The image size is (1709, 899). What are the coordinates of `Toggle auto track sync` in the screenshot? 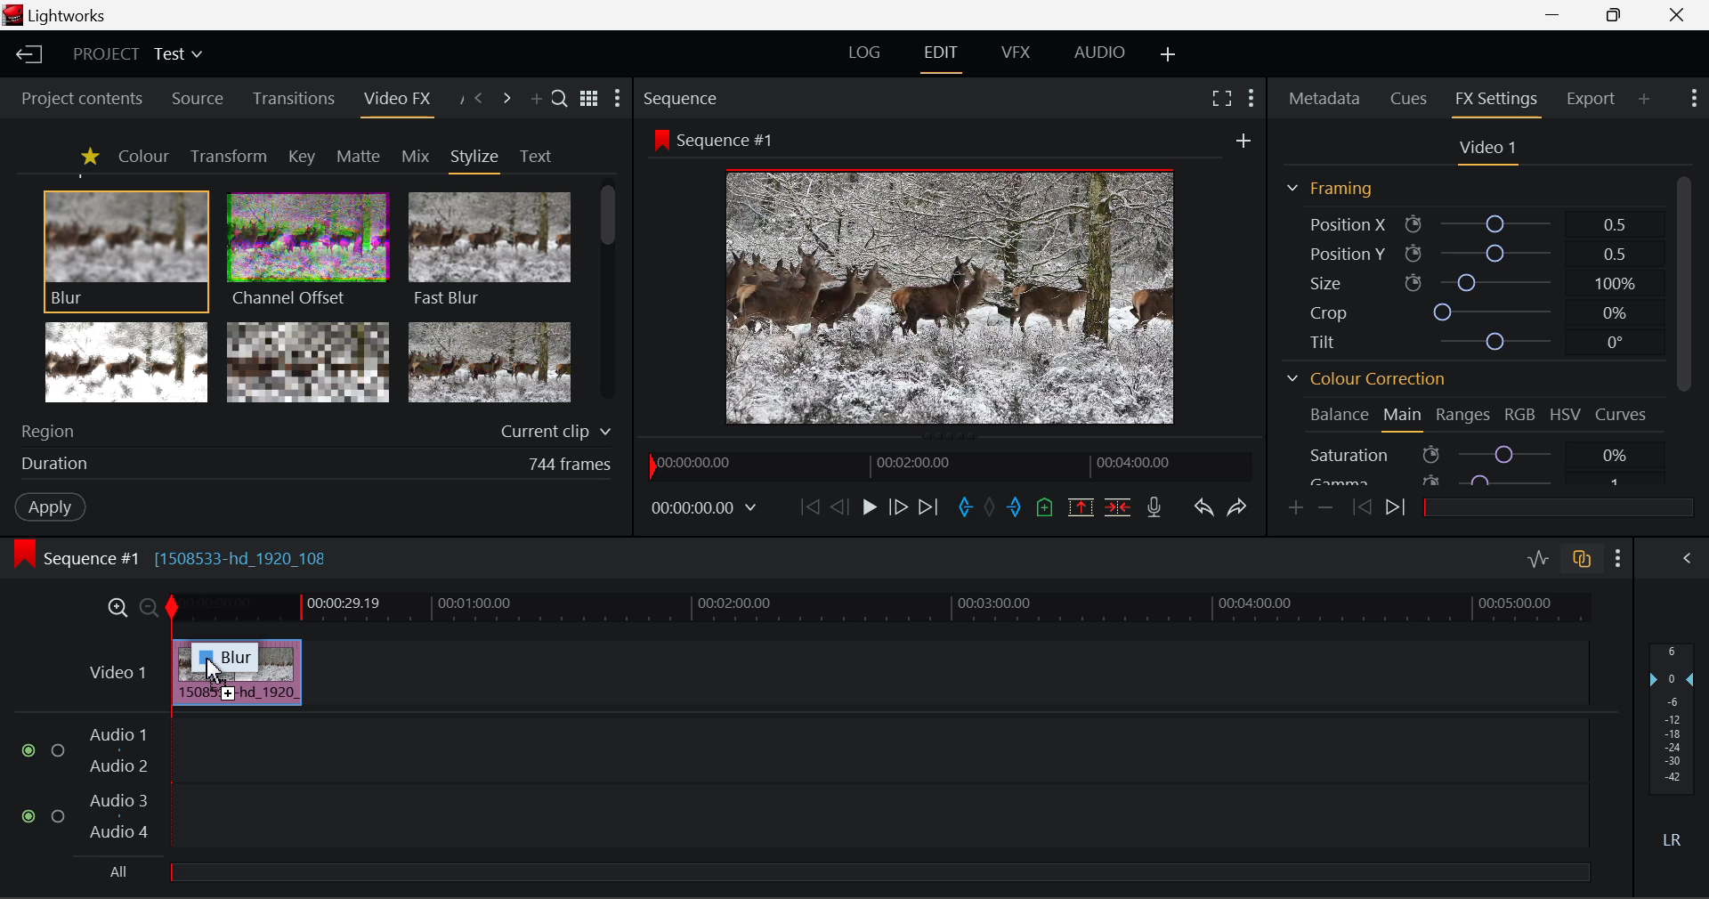 It's located at (1580, 556).